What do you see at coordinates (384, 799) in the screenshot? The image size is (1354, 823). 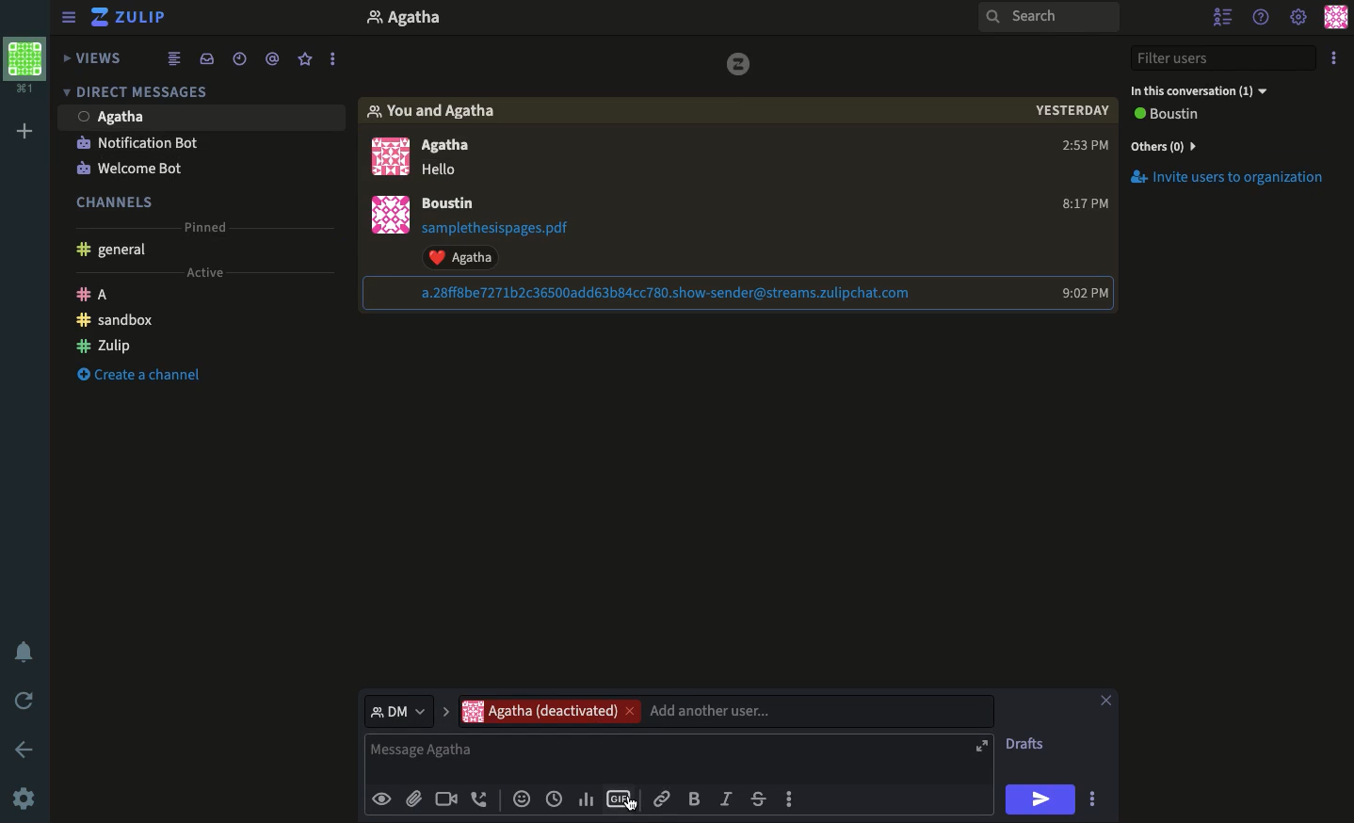 I see `Preview` at bounding box center [384, 799].